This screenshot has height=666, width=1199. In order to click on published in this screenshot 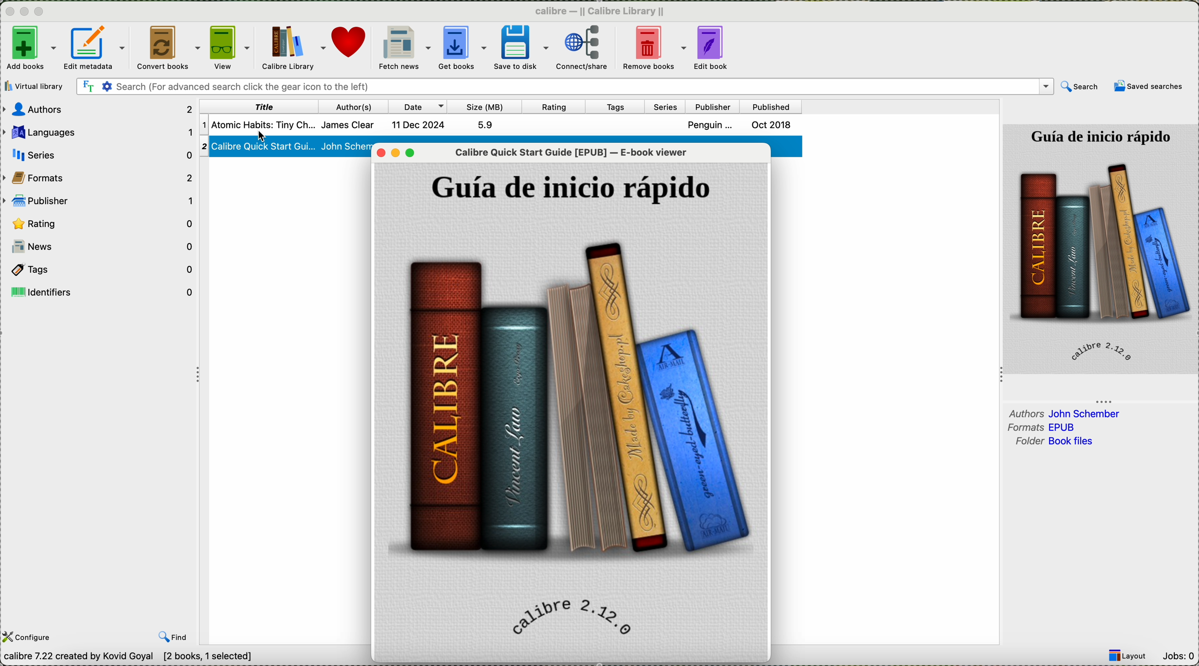, I will do `click(770, 108)`.